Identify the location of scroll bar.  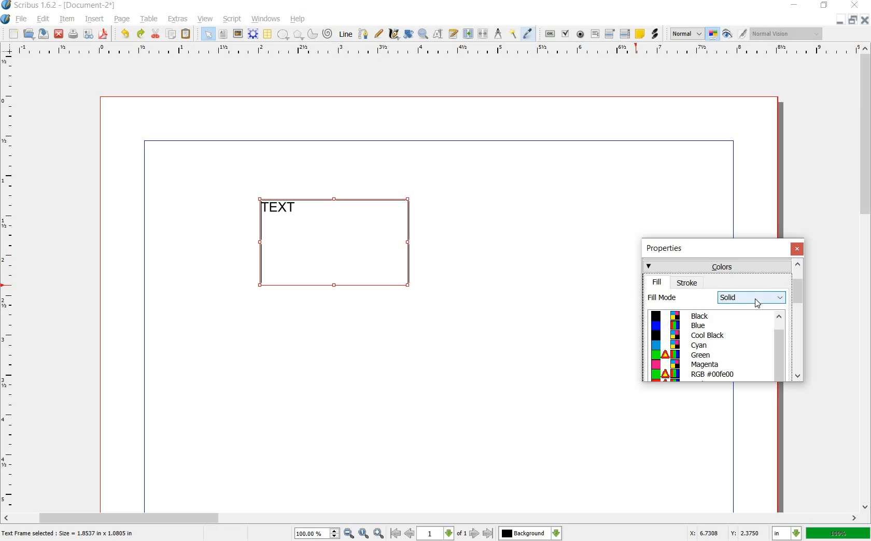
(866, 278).